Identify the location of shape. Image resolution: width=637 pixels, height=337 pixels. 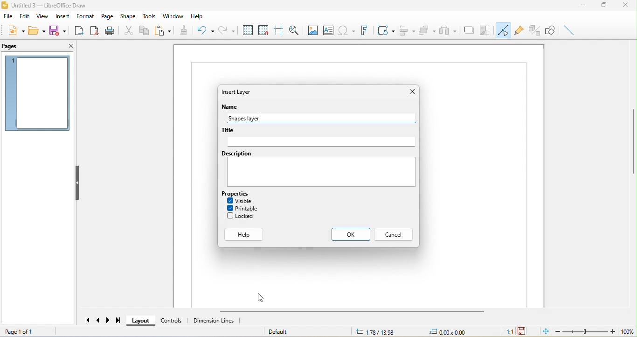
(128, 16).